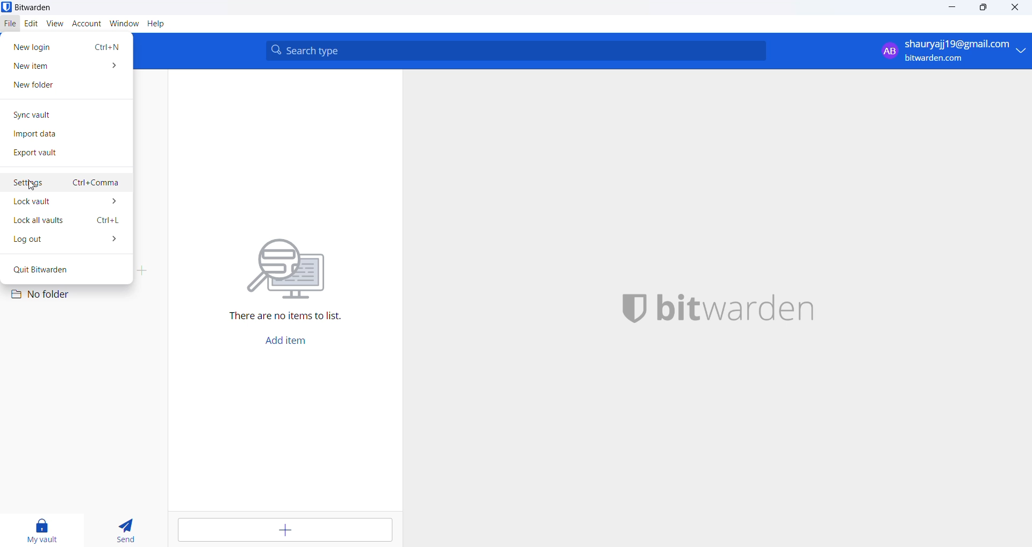  What do you see at coordinates (886, 50) in the screenshot?
I see `AB` at bounding box center [886, 50].